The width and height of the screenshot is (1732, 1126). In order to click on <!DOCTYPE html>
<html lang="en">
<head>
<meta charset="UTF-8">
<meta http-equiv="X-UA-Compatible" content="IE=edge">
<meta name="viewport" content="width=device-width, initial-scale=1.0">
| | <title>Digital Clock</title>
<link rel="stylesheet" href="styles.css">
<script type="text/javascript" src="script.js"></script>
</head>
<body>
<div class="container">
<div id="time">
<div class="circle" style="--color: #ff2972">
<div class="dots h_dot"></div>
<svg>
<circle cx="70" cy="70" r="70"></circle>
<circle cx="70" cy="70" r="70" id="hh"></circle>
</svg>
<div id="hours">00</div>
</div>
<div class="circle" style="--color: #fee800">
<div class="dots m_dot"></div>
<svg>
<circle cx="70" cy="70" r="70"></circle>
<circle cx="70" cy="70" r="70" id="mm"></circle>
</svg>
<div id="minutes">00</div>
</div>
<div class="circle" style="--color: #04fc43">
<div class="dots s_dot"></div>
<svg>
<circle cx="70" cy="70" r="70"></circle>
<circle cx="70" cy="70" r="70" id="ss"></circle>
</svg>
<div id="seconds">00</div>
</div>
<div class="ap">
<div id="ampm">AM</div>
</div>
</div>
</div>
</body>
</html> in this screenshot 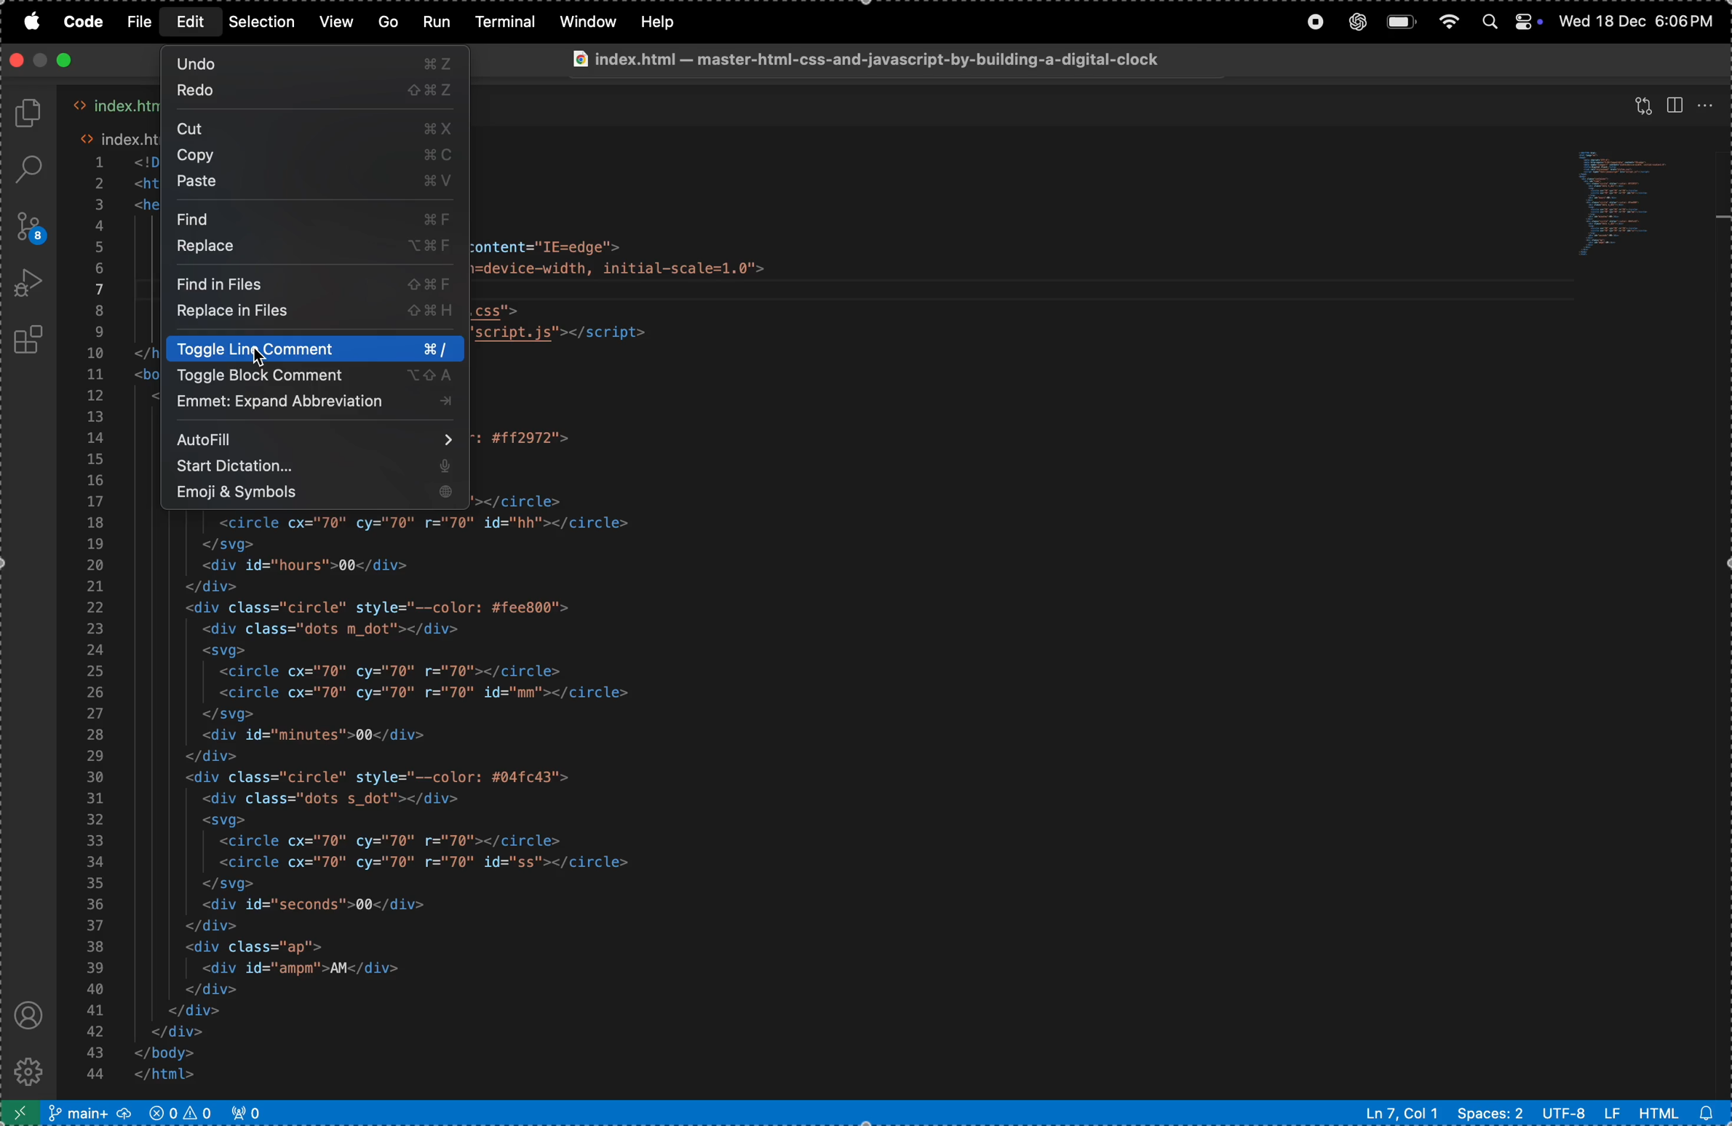, I will do `click(420, 800)`.